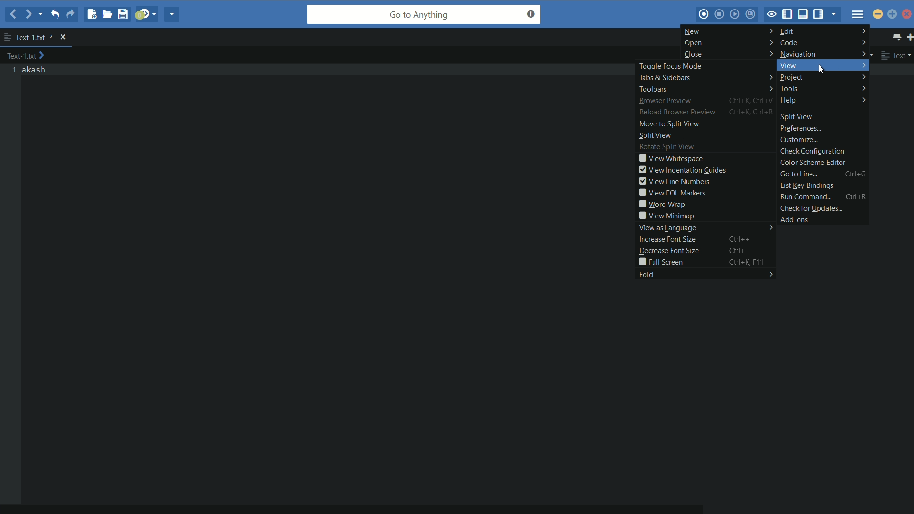 The width and height of the screenshot is (914, 514). I want to click on view whitespace, so click(706, 158).